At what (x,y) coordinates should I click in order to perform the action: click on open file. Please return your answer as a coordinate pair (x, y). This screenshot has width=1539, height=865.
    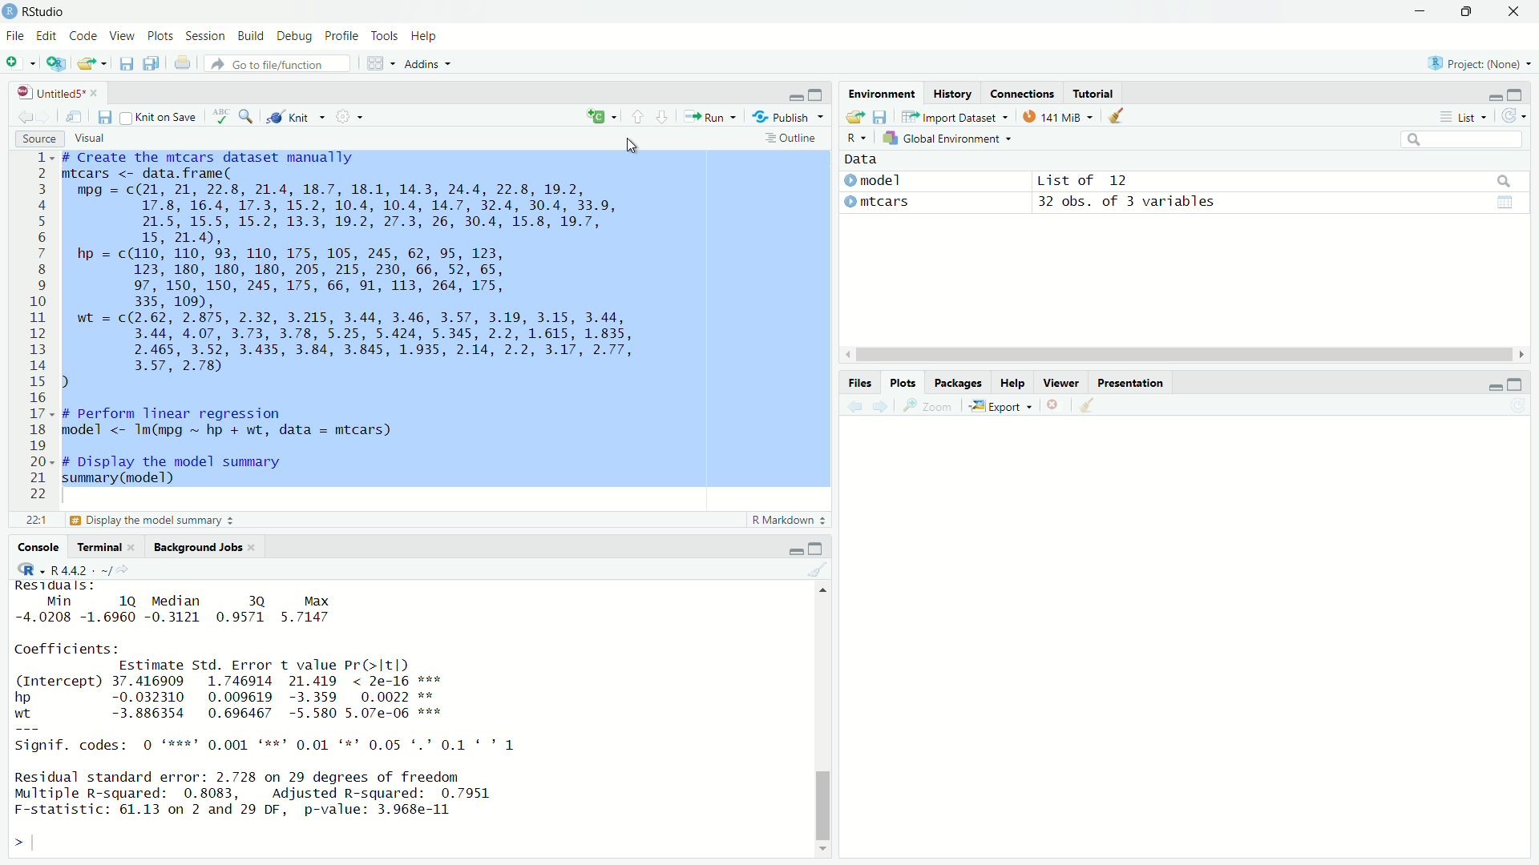
    Looking at the image, I should click on (91, 63).